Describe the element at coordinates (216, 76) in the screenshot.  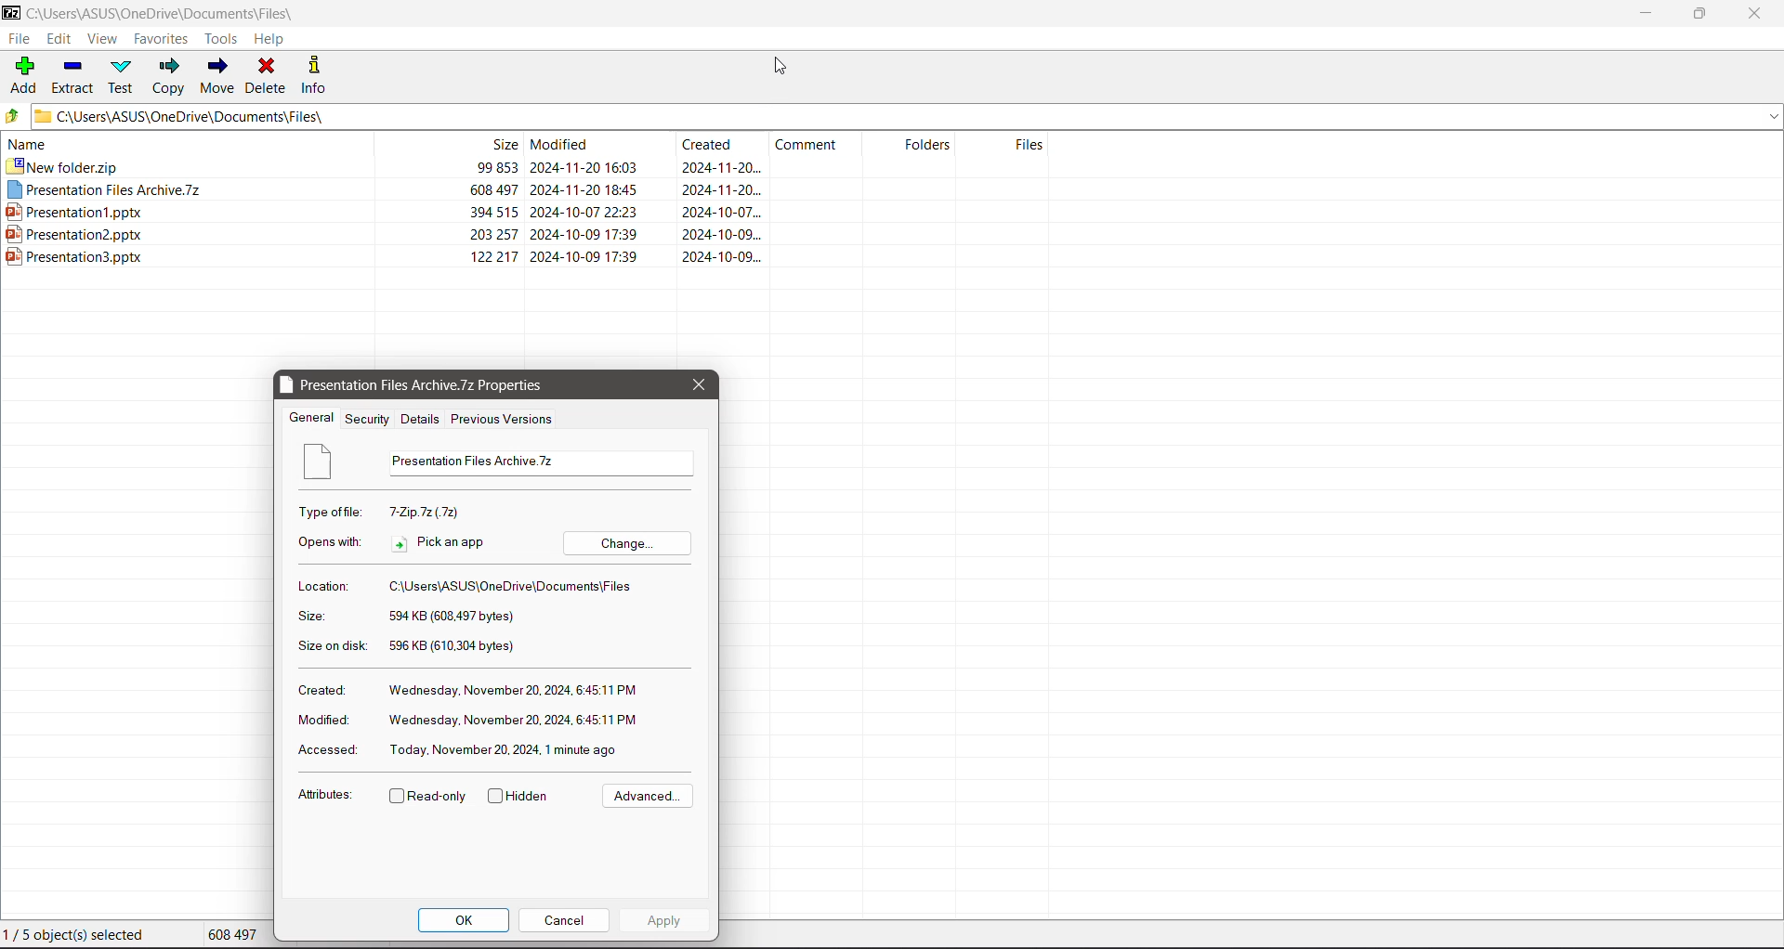
I see `Move` at that location.